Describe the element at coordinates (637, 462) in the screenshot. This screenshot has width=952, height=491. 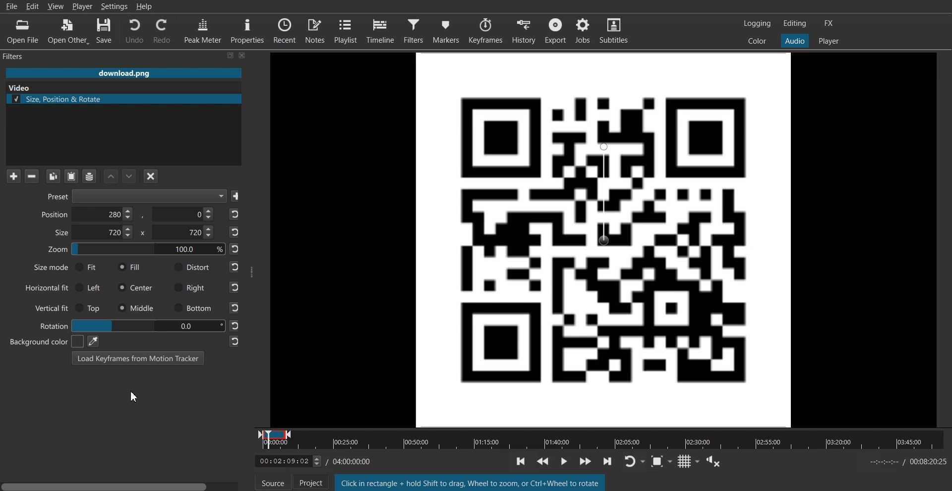
I see `Toggle player lopping` at that location.